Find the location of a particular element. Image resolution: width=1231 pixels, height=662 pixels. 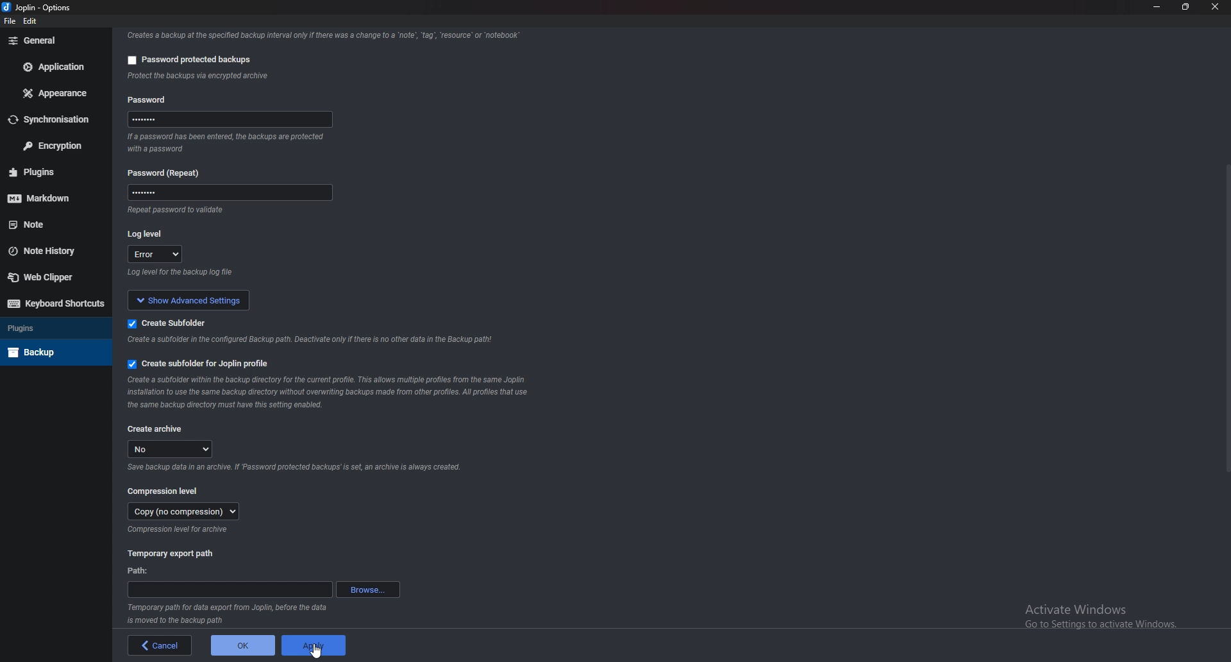

path is located at coordinates (140, 570).